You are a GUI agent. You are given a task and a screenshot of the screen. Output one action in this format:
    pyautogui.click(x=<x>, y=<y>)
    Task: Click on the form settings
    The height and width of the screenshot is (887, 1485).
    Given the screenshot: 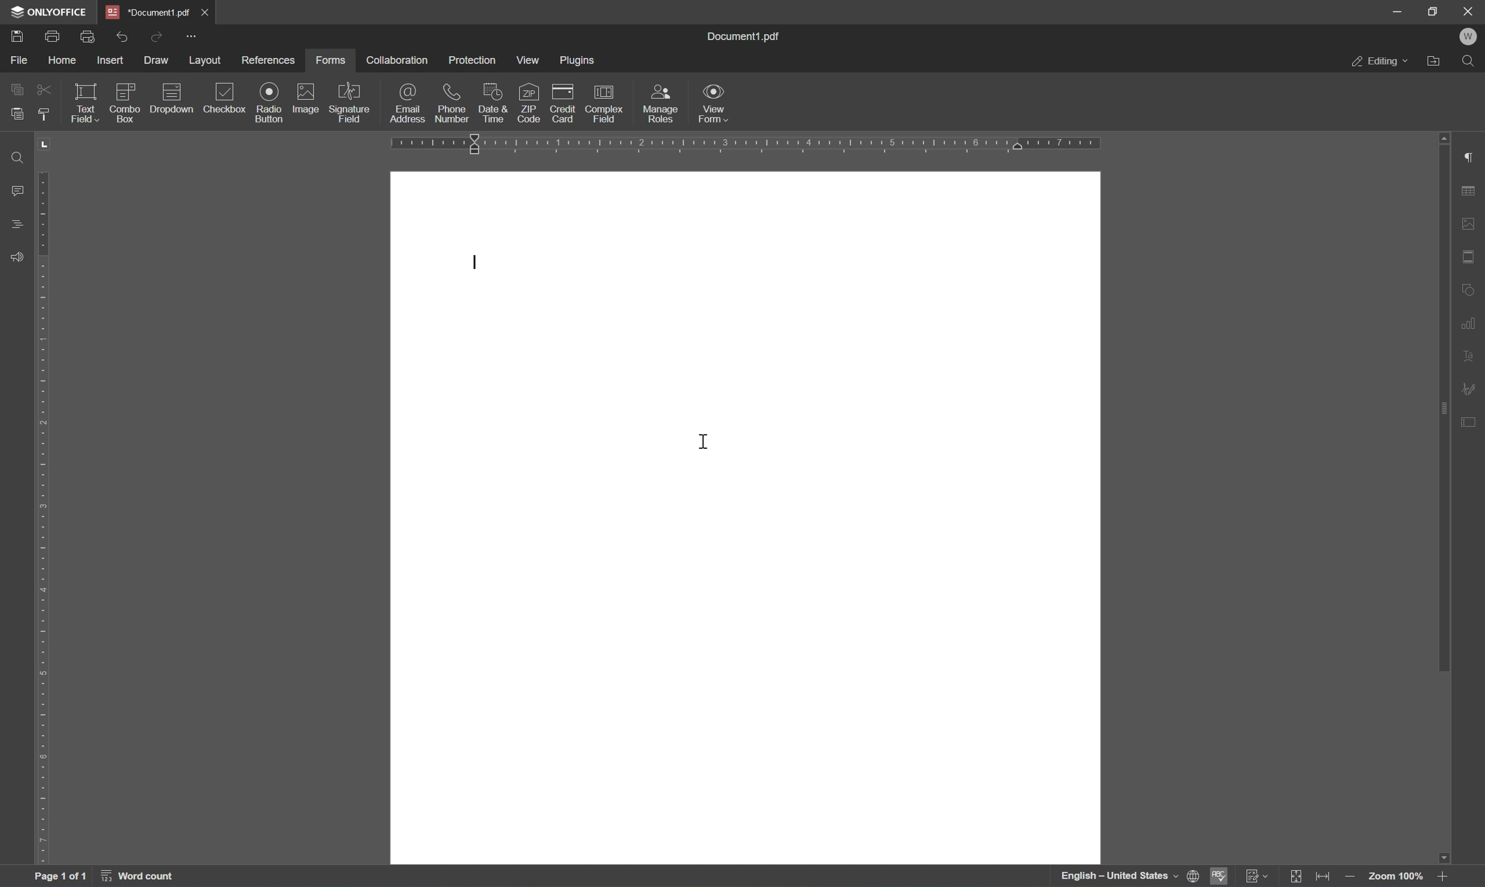 What is the action you would take?
    pyautogui.click(x=1472, y=421)
    